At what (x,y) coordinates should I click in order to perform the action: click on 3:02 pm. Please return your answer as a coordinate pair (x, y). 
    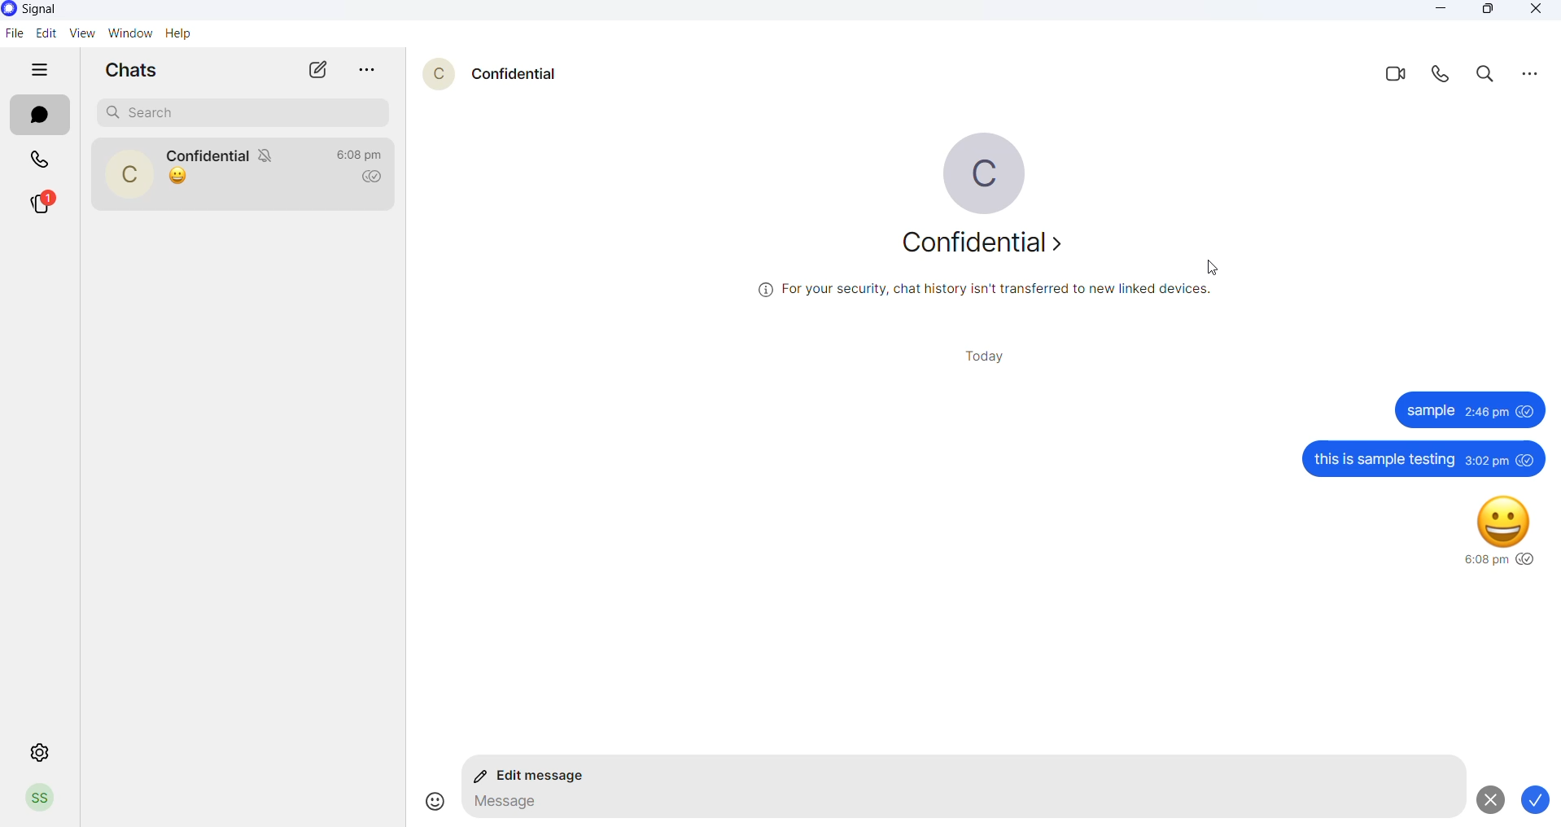
    Looking at the image, I should click on (1485, 460).